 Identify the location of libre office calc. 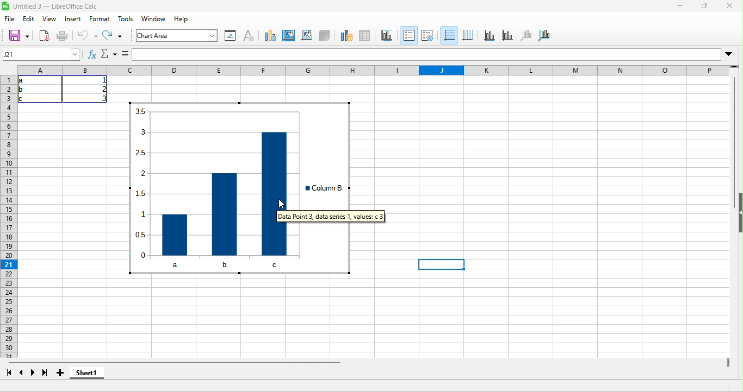
(53, 6).